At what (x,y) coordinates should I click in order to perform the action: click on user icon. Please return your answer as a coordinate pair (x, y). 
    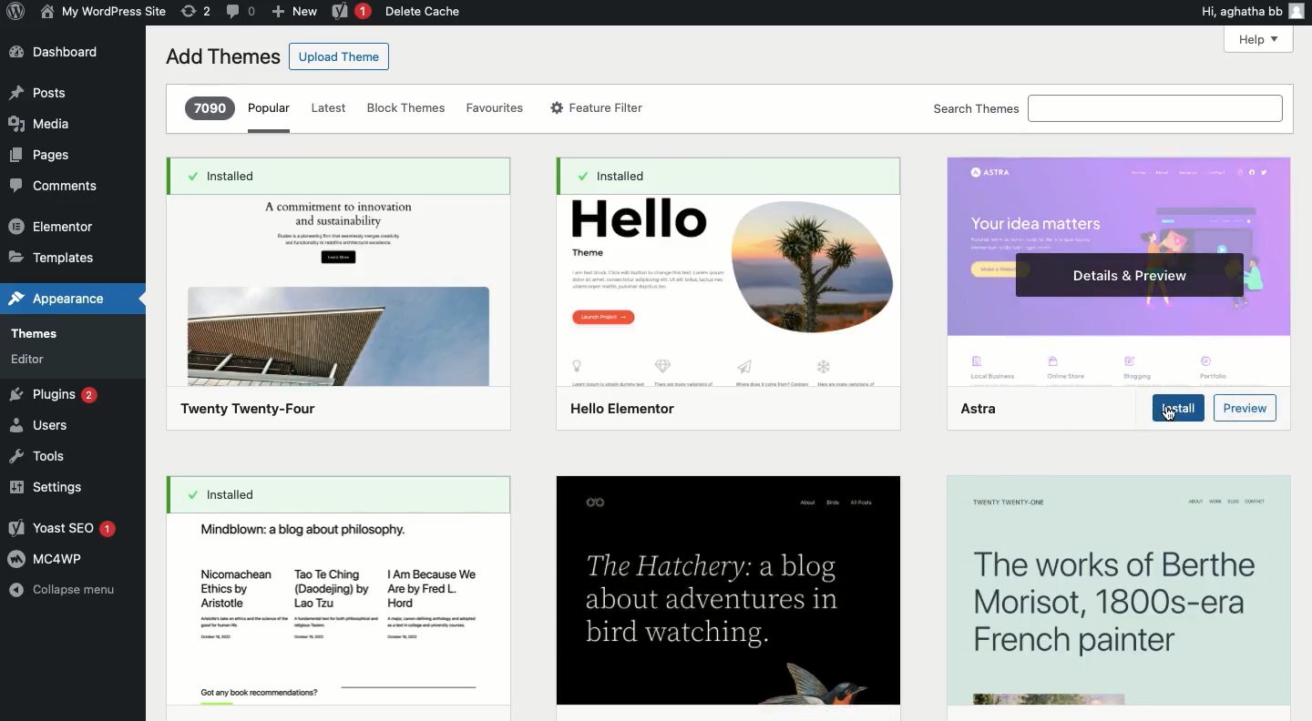
    Looking at the image, I should click on (1300, 11).